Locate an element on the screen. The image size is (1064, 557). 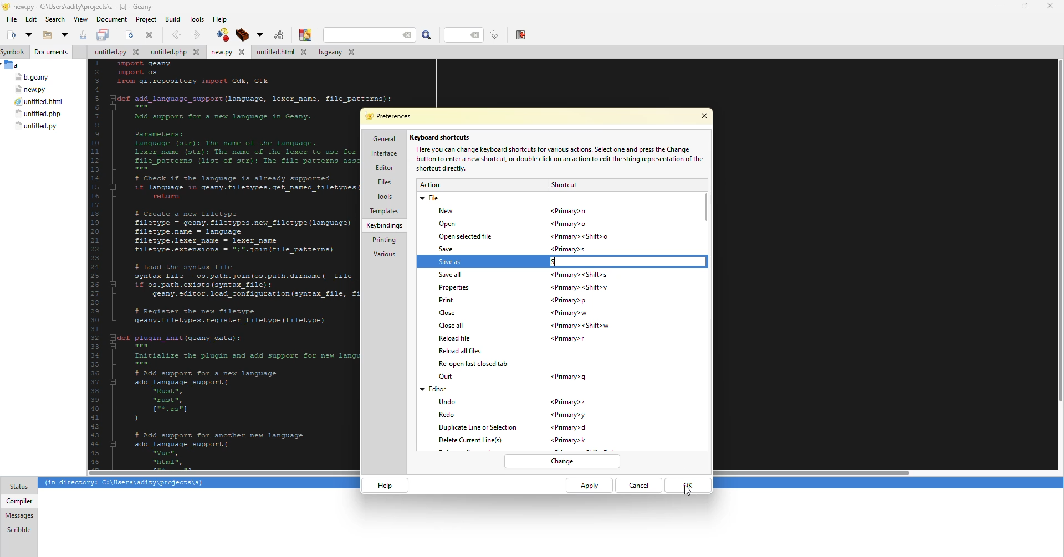
open is located at coordinates (44, 36).